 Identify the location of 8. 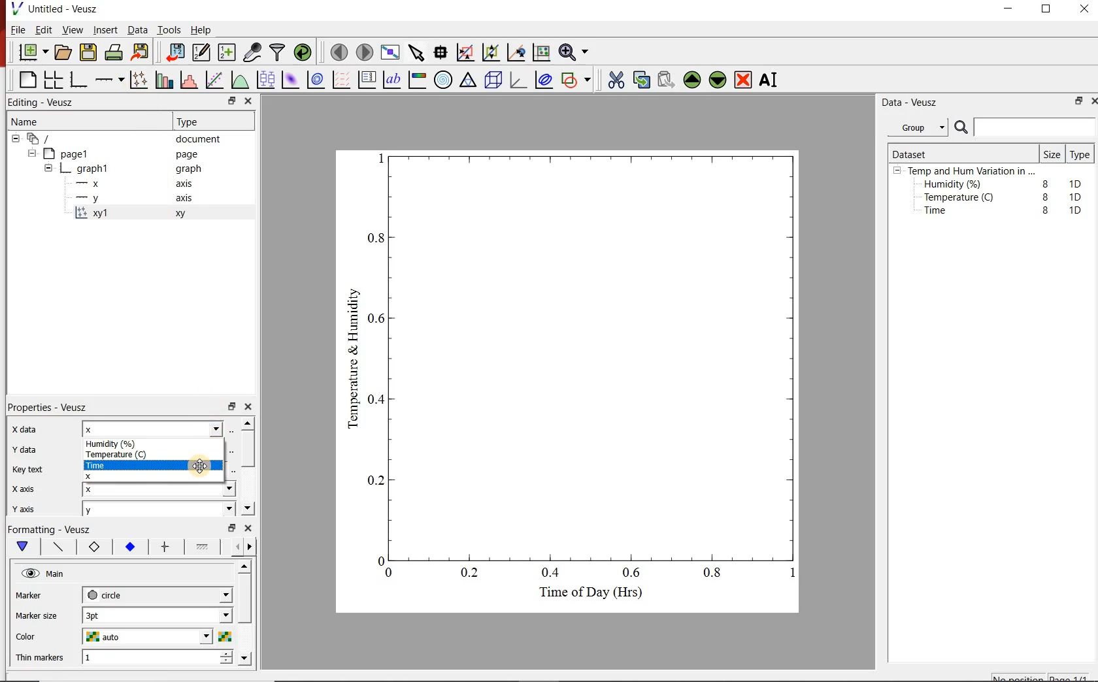
(1043, 196).